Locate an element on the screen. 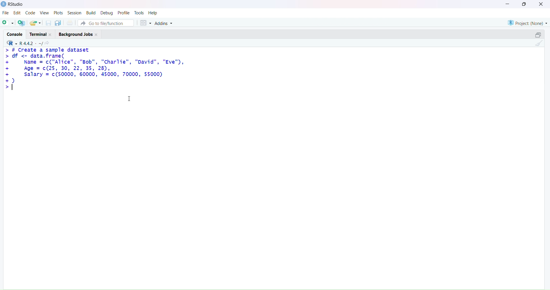 This screenshot has height=290, width=550. Rstudio is located at coordinates (13, 4).